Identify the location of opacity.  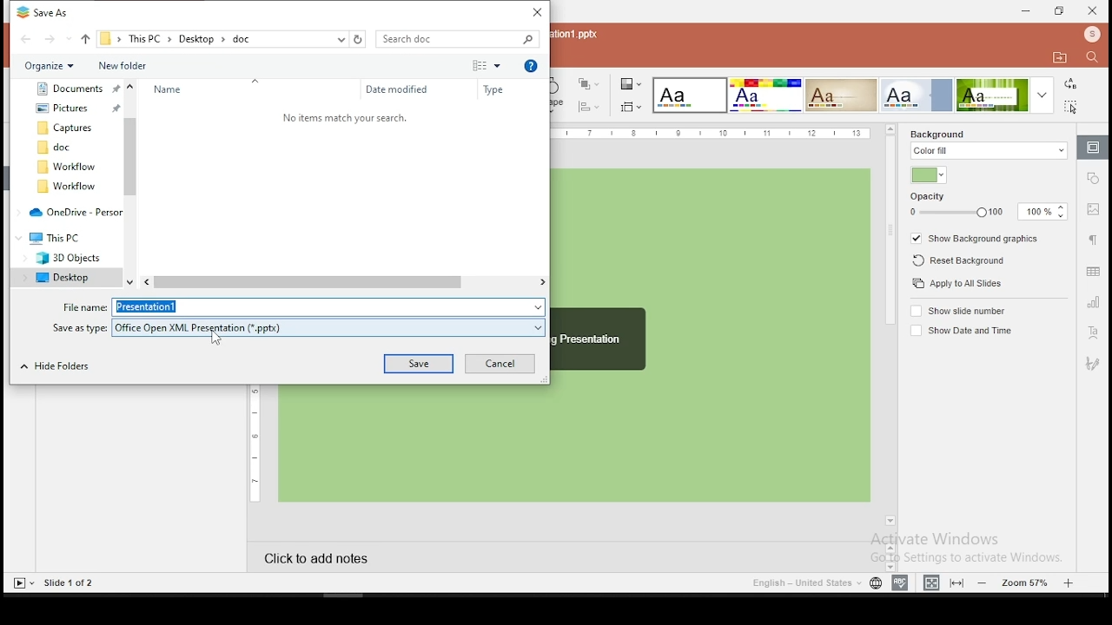
(929, 197).